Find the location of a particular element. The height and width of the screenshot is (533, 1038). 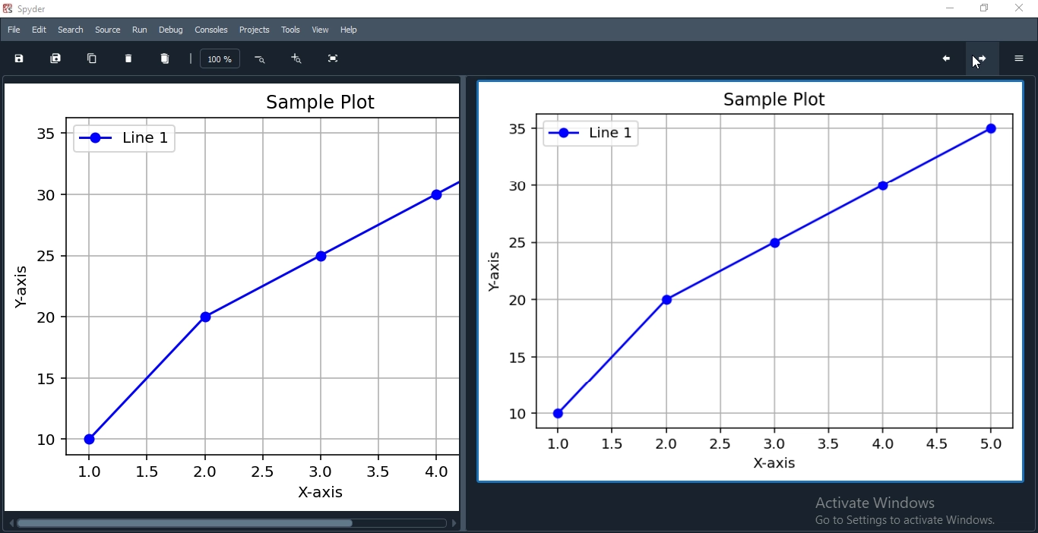

options is located at coordinates (1018, 57).